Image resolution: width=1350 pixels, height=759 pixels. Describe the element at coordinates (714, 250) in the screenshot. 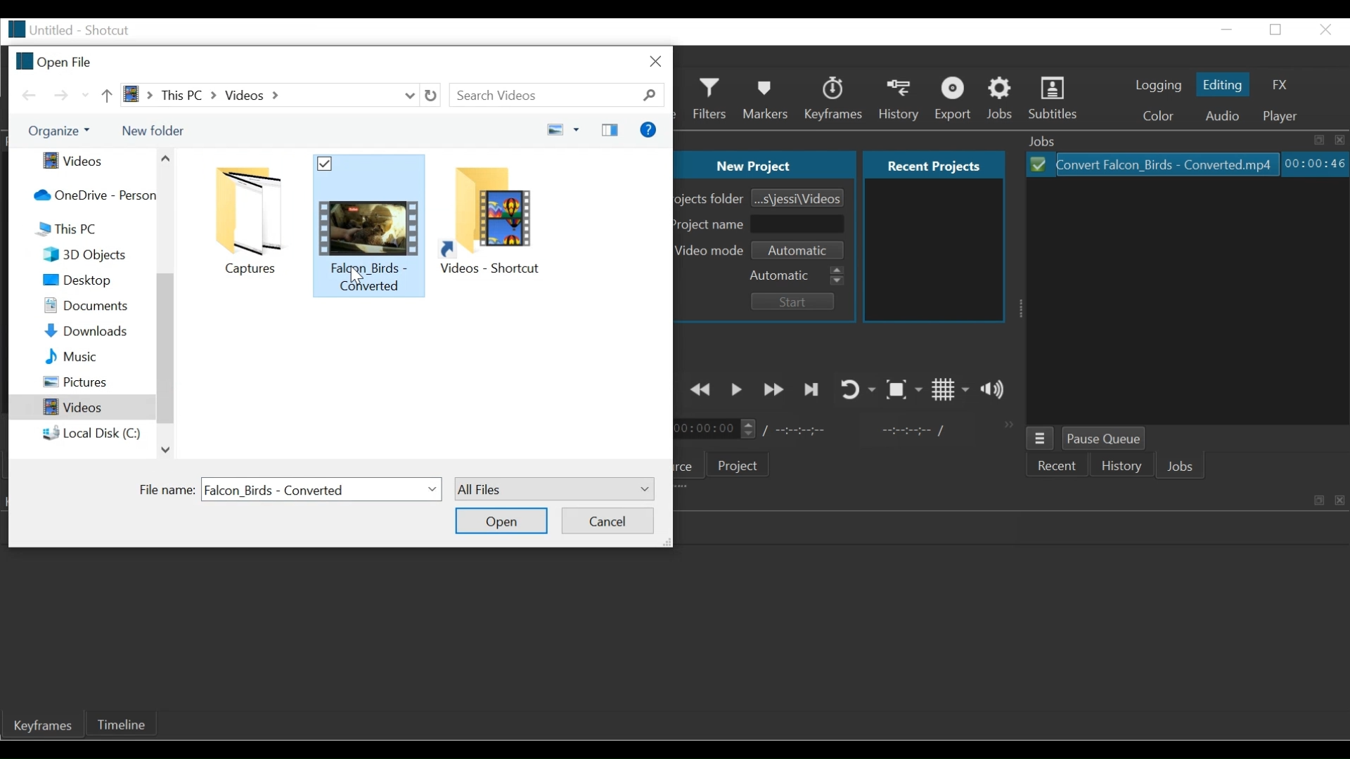

I see `Video mode` at that location.